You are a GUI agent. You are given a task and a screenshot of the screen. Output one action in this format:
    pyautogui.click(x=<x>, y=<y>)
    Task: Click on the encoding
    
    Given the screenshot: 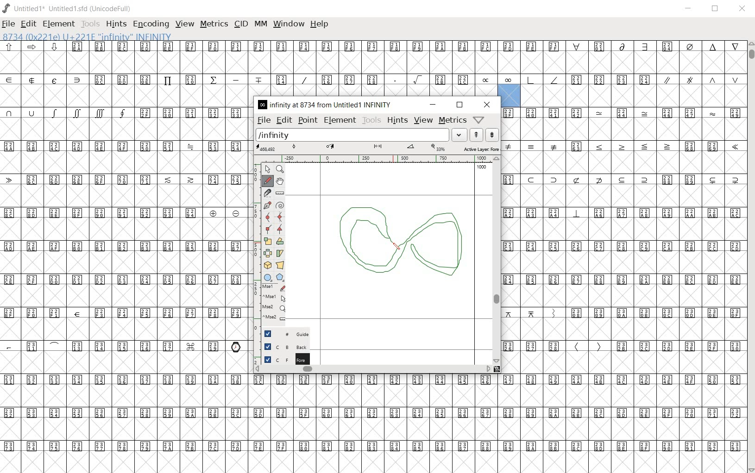 What is the action you would take?
    pyautogui.click(x=151, y=24)
    